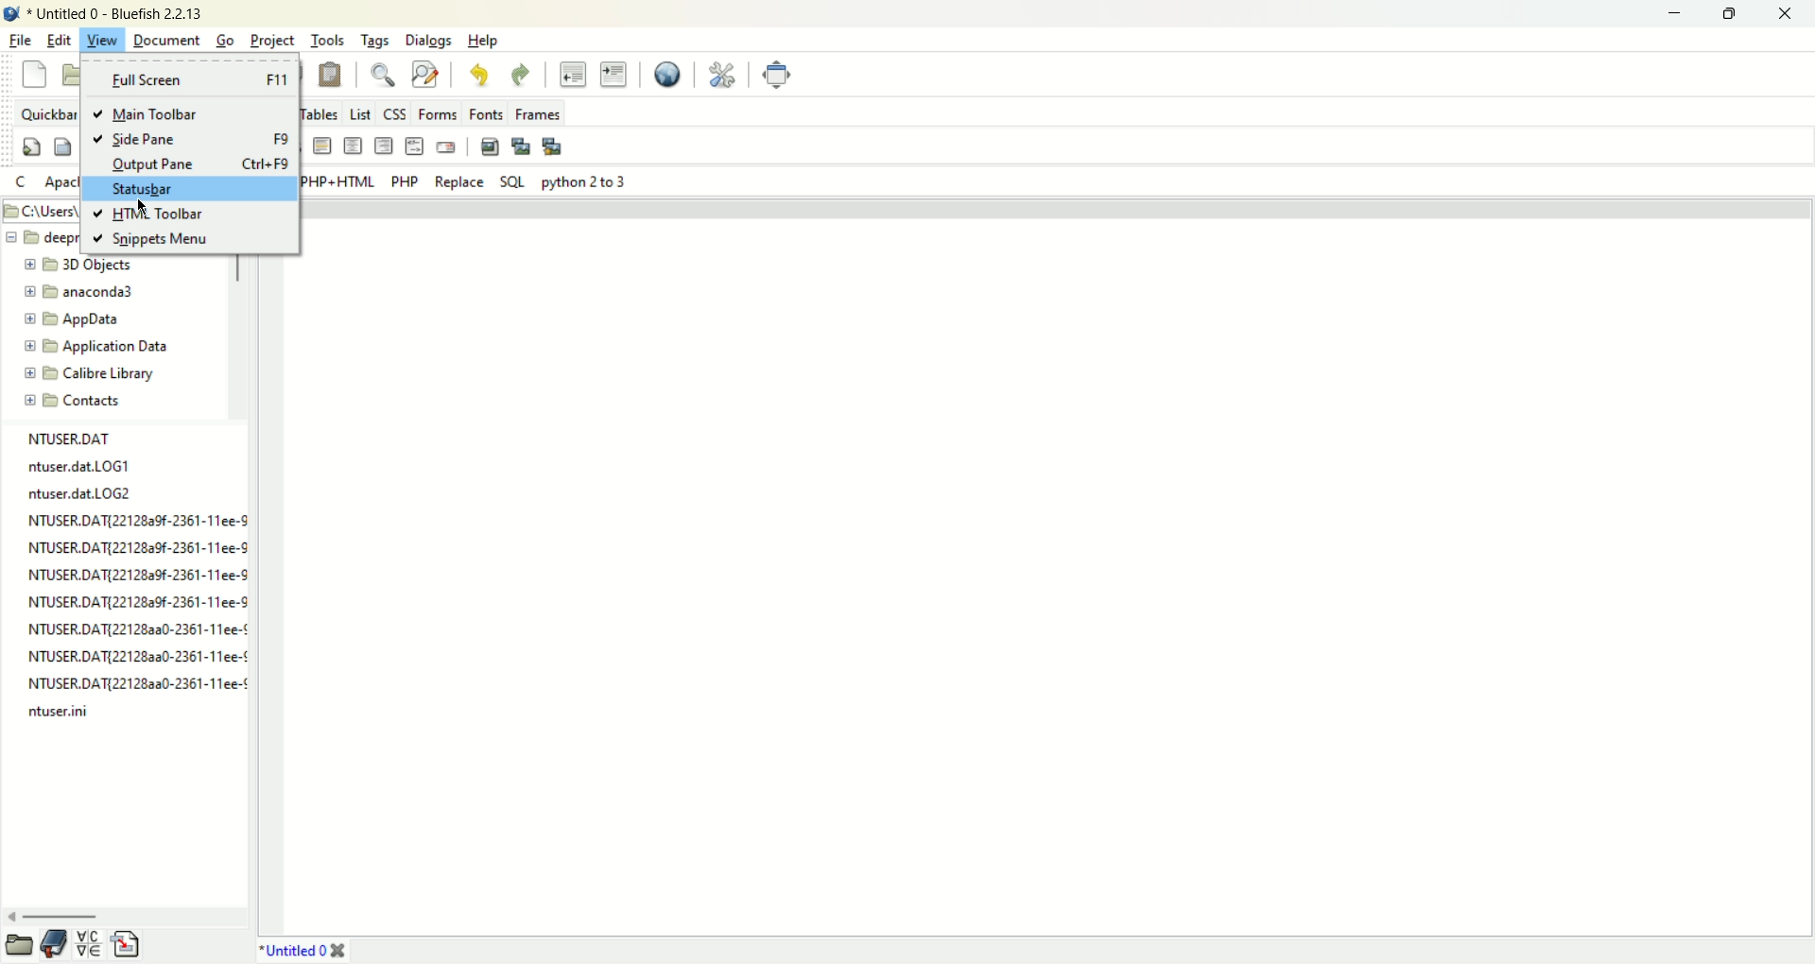 The height and width of the screenshot is (964, 1815). I want to click on side pane, so click(194, 140).